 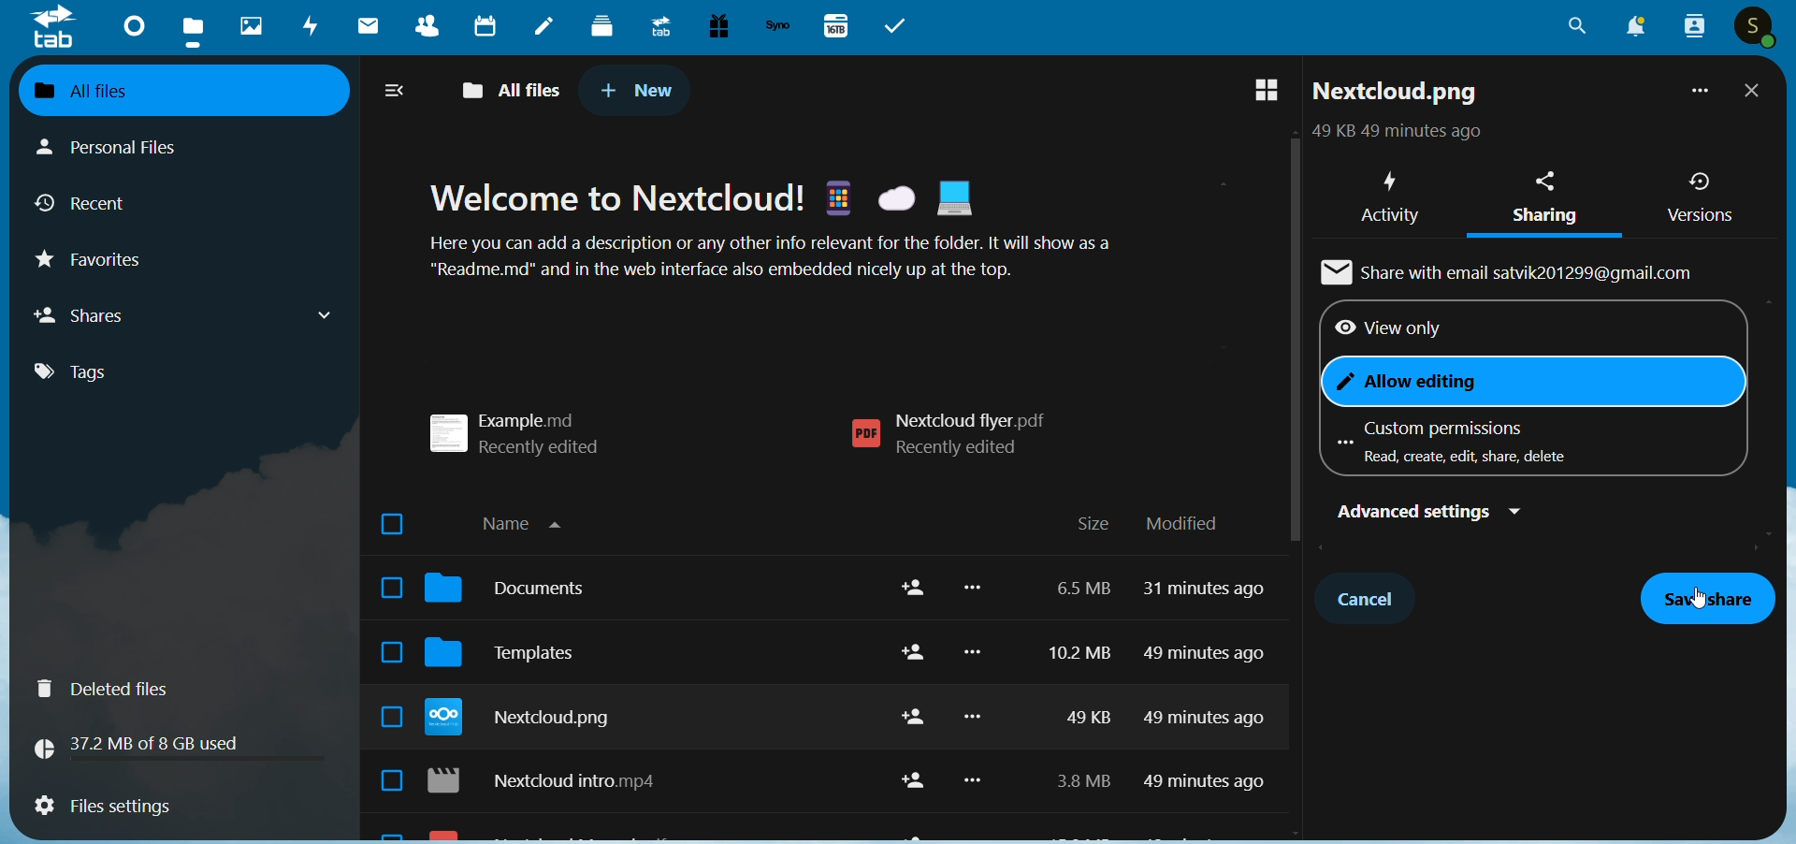 What do you see at coordinates (384, 655) in the screenshot?
I see `select` at bounding box center [384, 655].